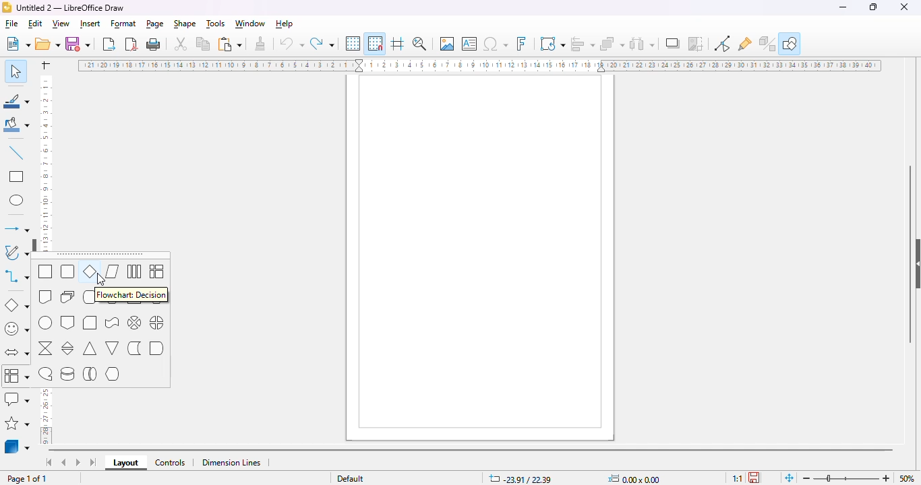  I want to click on flowchart: stored data, so click(134, 348).